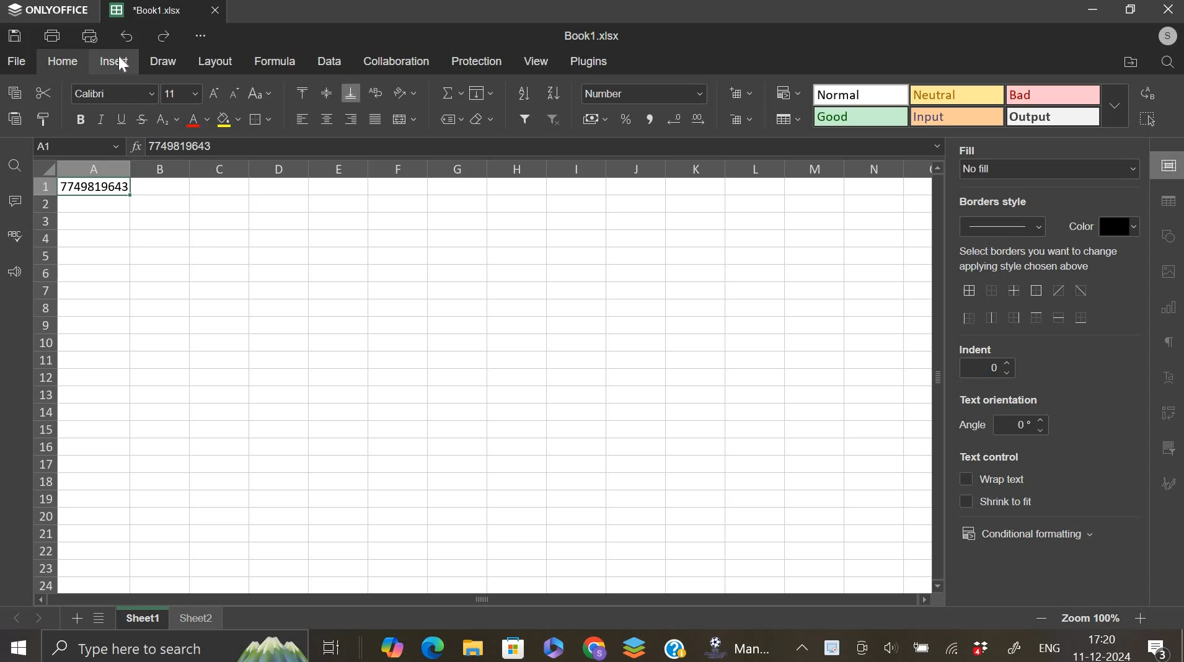 The image size is (1184, 662). Describe the element at coordinates (1131, 62) in the screenshot. I see `files` at that location.